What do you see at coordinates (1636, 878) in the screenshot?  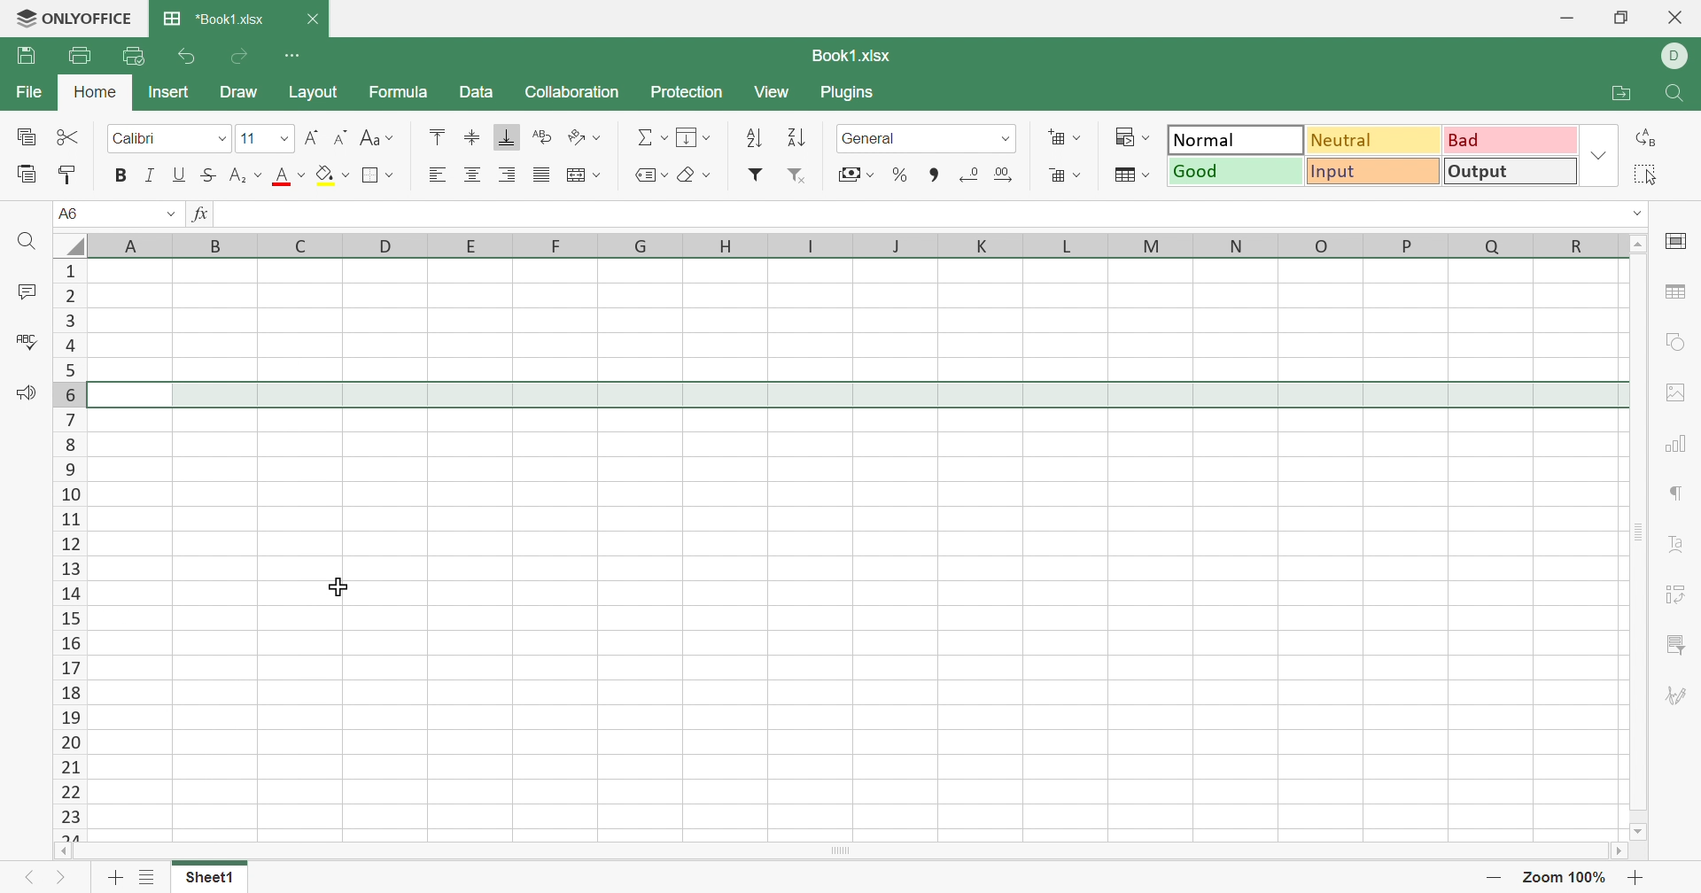 I see `Zoom in` at bounding box center [1636, 878].